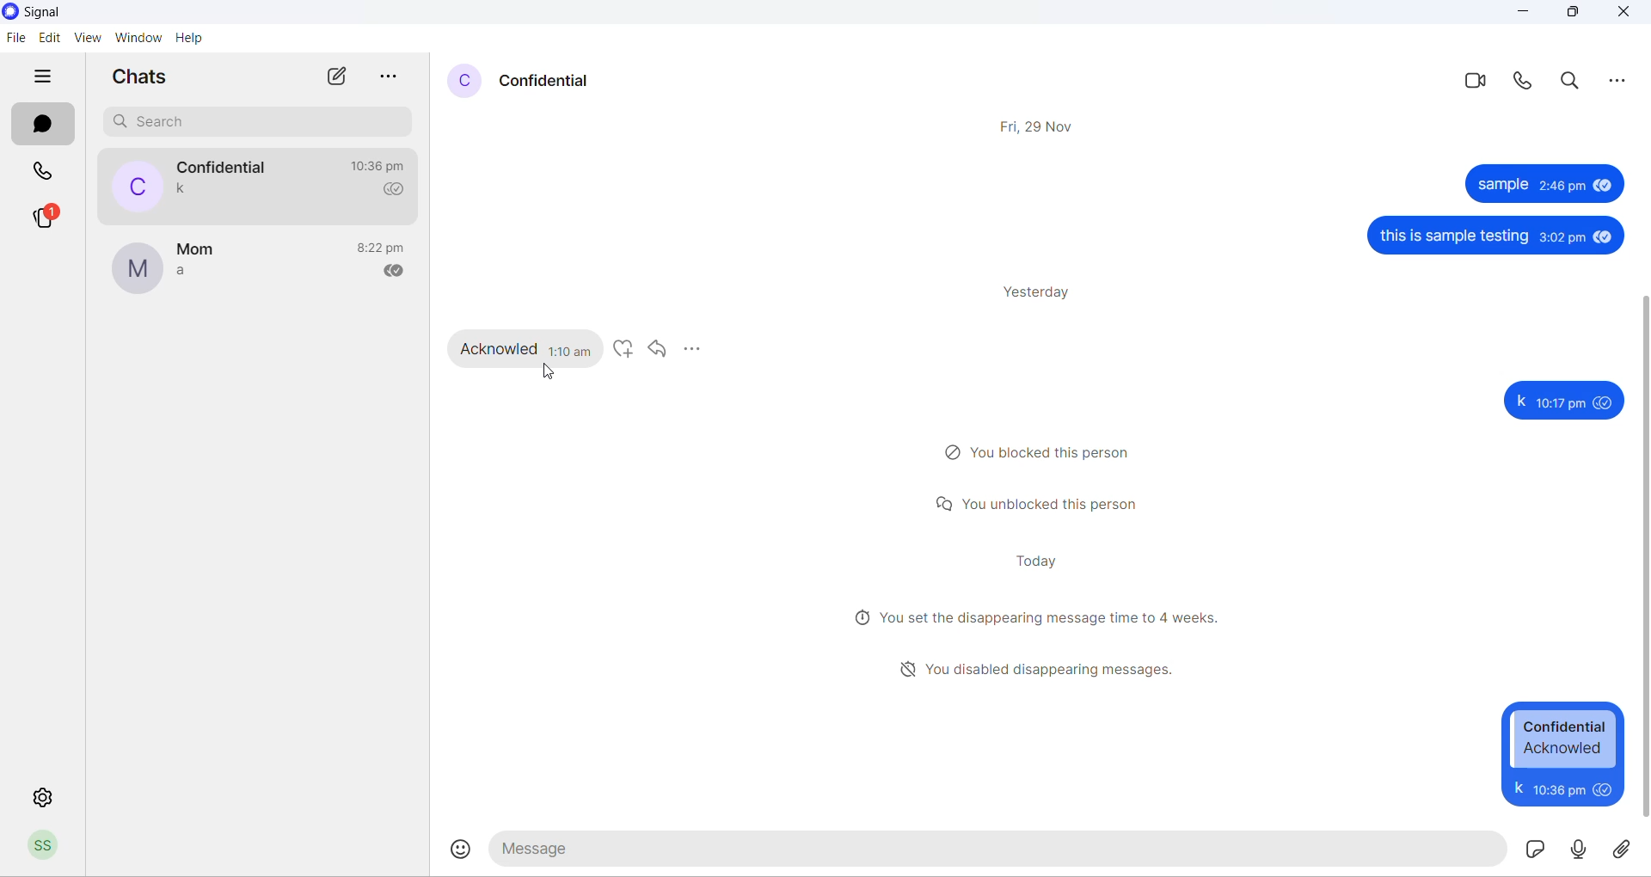  Describe the element at coordinates (1598, 185) in the screenshot. I see `seen` at that location.